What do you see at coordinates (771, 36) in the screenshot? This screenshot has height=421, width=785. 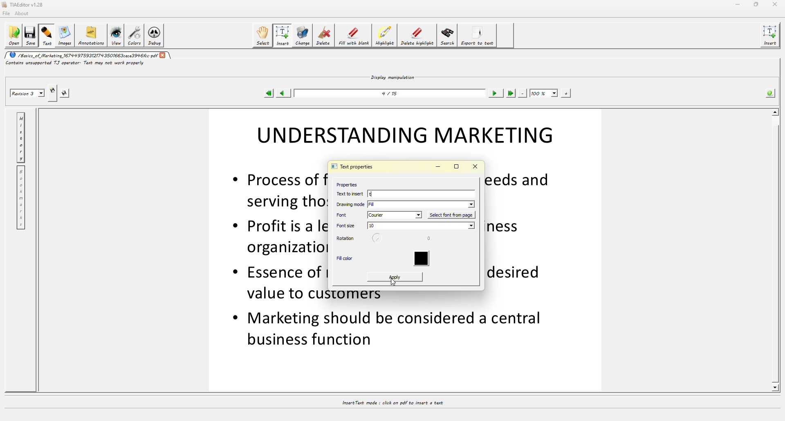 I see `insert` at bounding box center [771, 36].